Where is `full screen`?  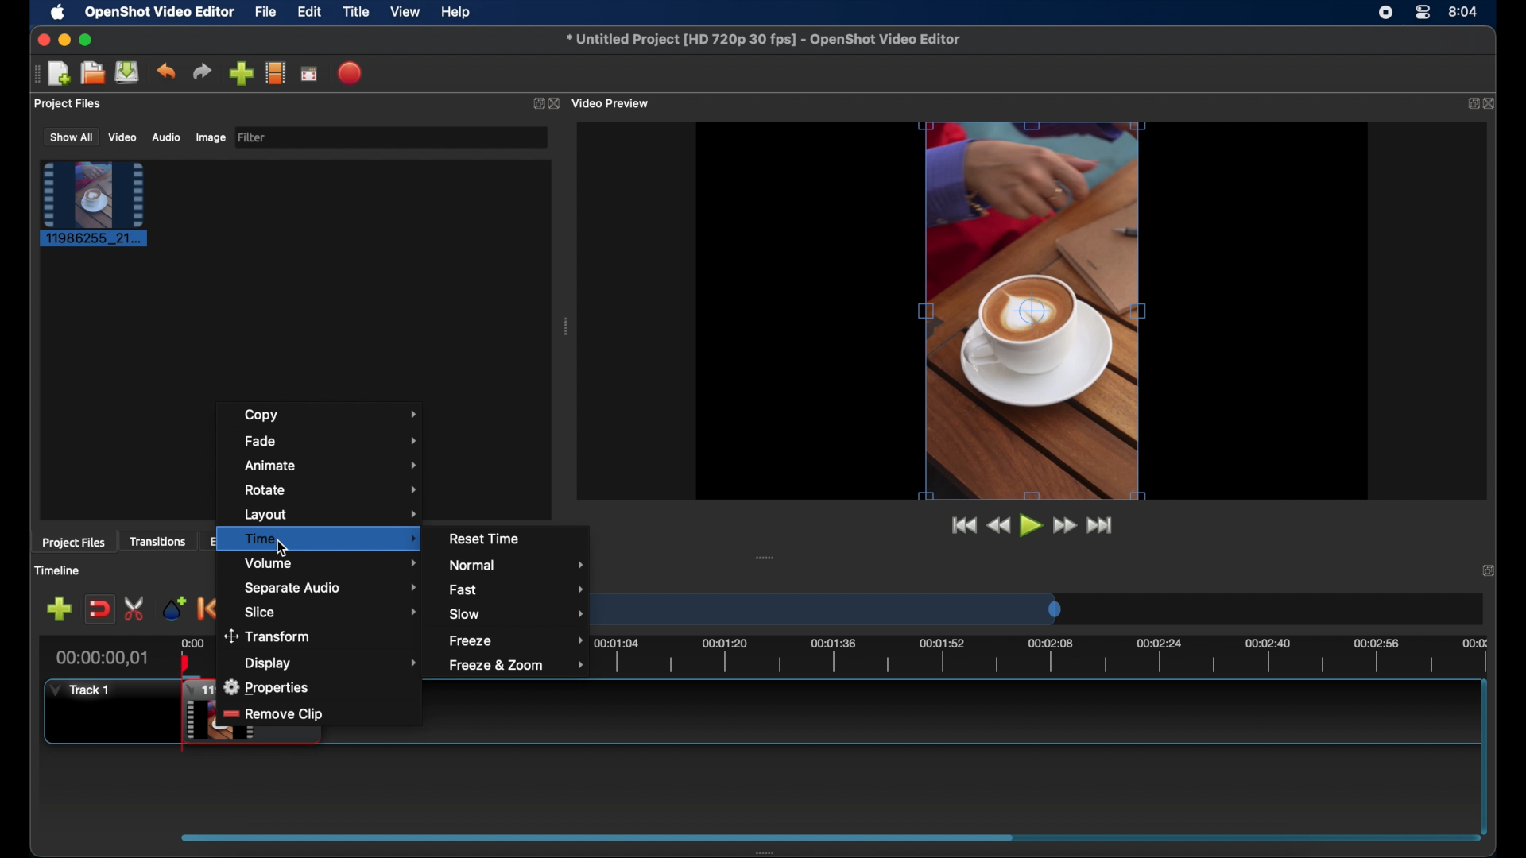
full screen is located at coordinates (309, 72).